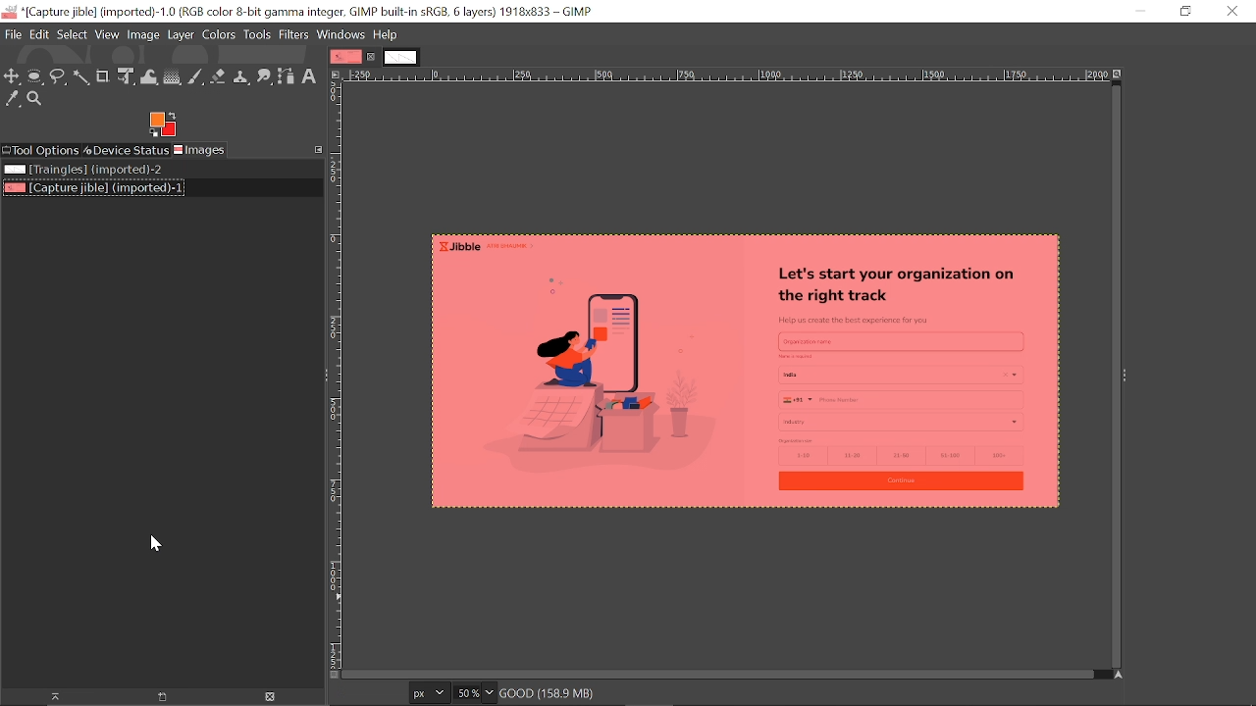  I want to click on Open new display for the image, so click(155, 696).